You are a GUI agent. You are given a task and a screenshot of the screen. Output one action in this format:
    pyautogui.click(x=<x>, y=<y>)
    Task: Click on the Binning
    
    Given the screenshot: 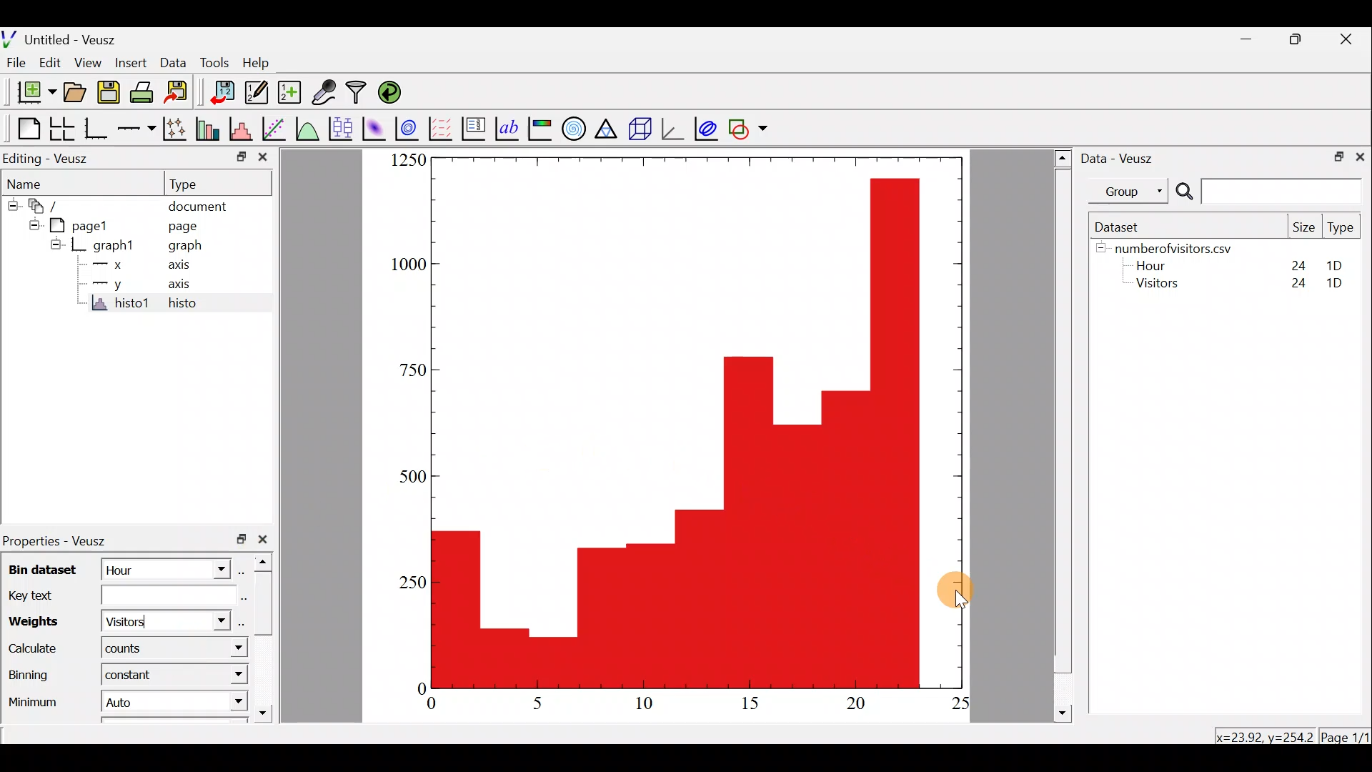 What is the action you would take?
    pyautogui.click(x=31, y=678)
    